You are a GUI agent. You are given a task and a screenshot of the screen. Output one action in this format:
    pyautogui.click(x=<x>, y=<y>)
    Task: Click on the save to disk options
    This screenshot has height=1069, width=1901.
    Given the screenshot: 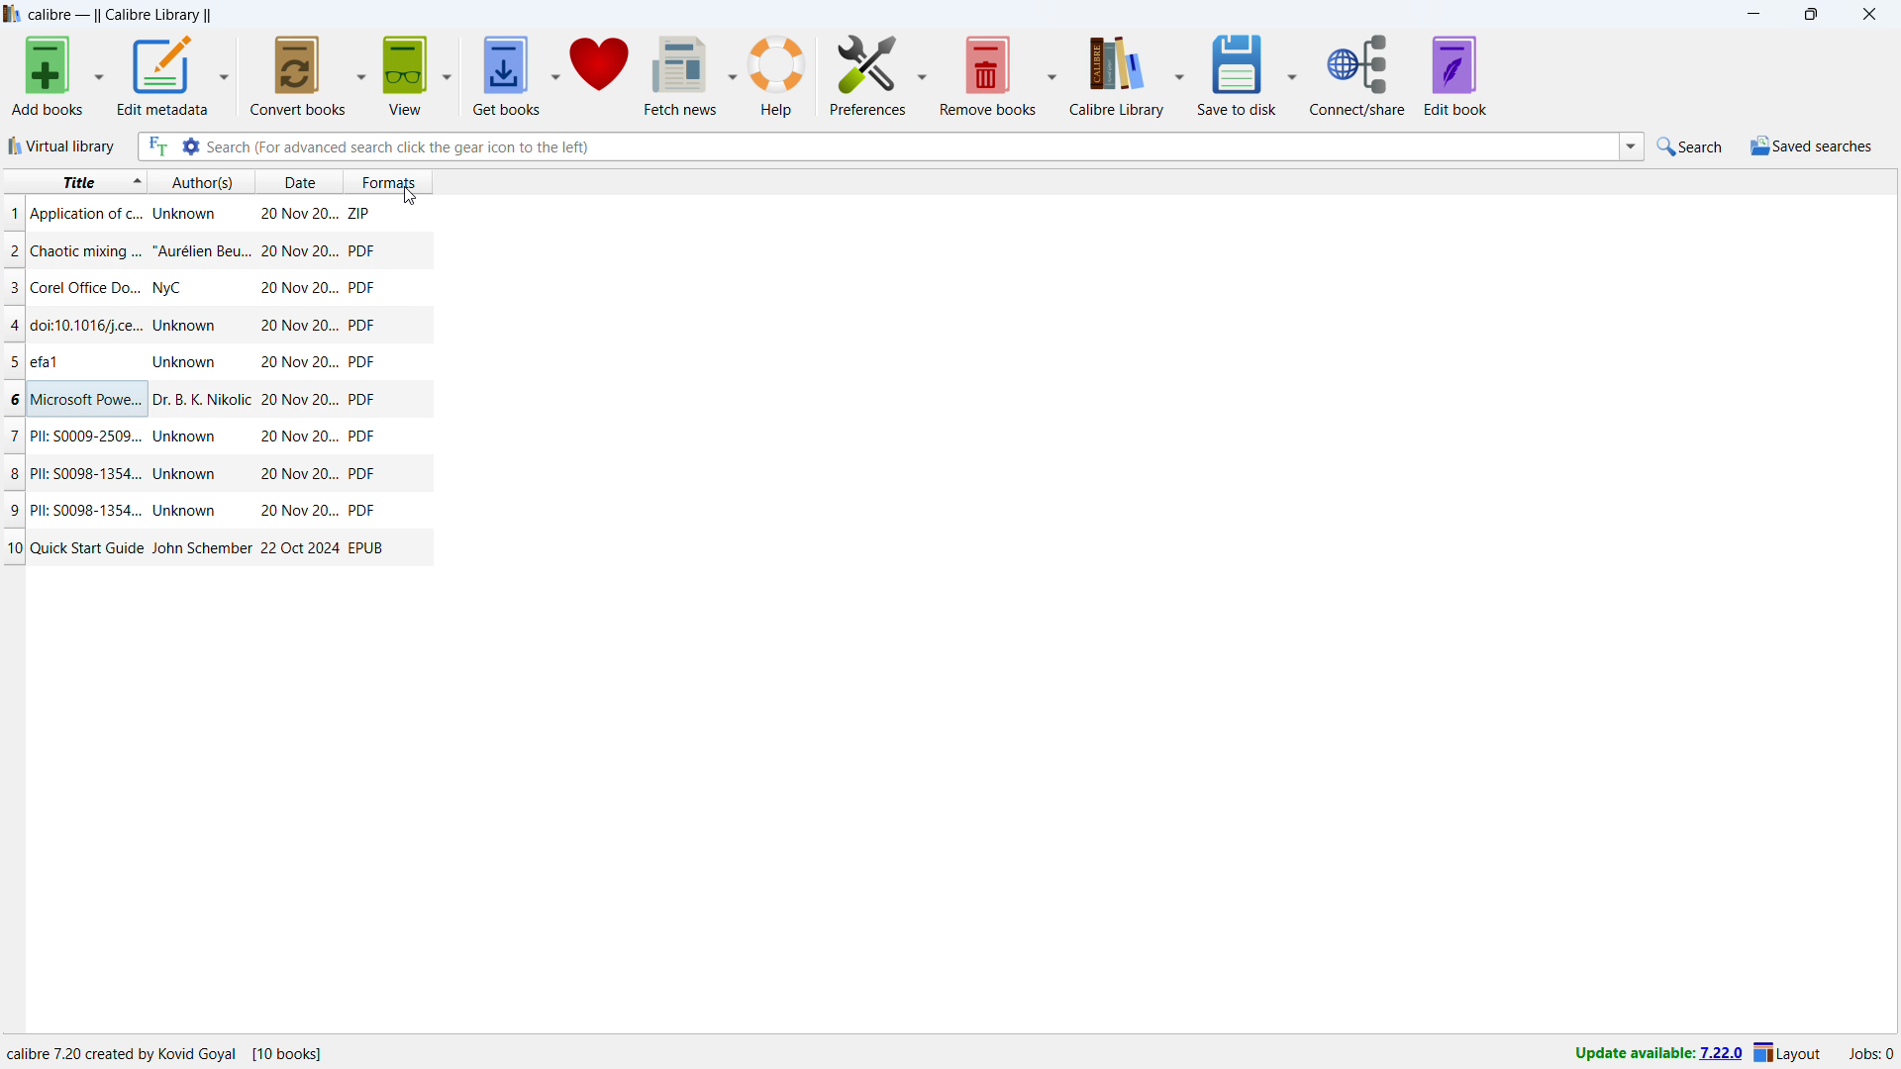 What is the action you would take?
    pyautogui.click(x=1053, y=74)
    